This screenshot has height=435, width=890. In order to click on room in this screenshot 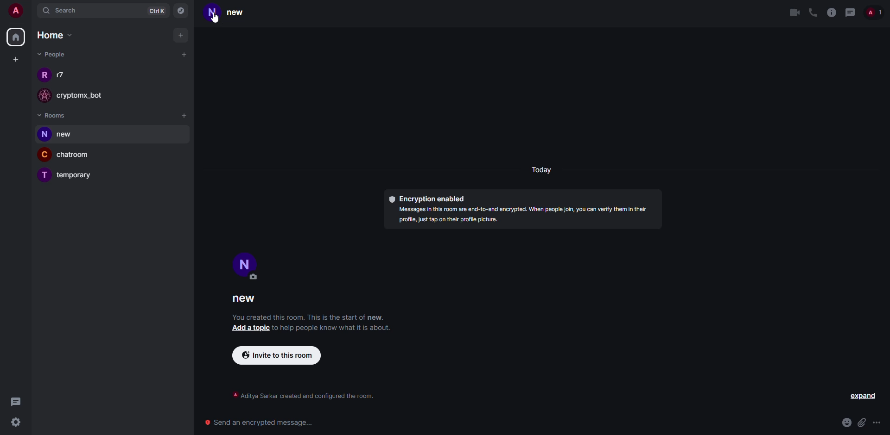, I will do `click(77, 176)`.